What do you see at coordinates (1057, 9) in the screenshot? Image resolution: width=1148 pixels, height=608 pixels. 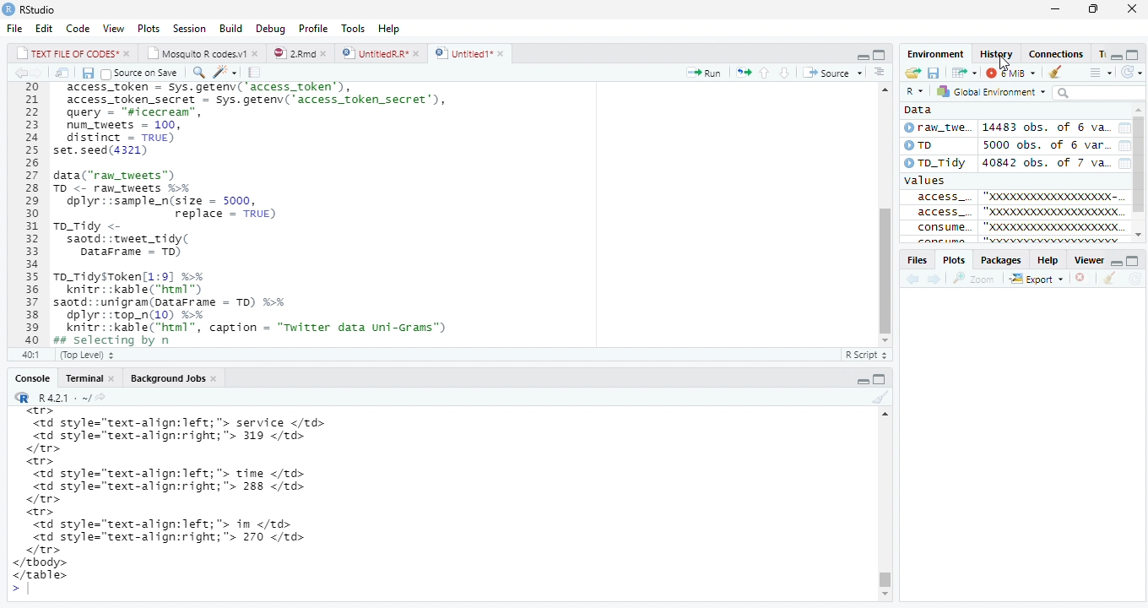 I see `minimize` at bounding box center [1057, 9].